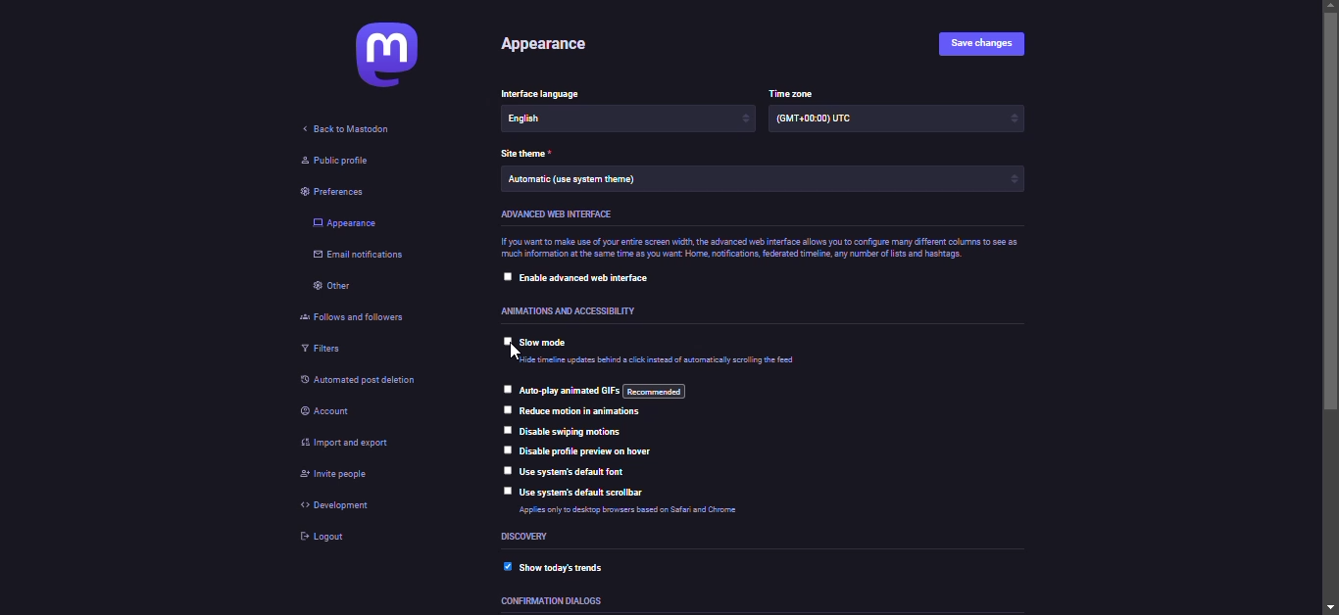 This screenshot has width=1339, height=615. I want to click on reduce motion in animations, so click(582, 412).